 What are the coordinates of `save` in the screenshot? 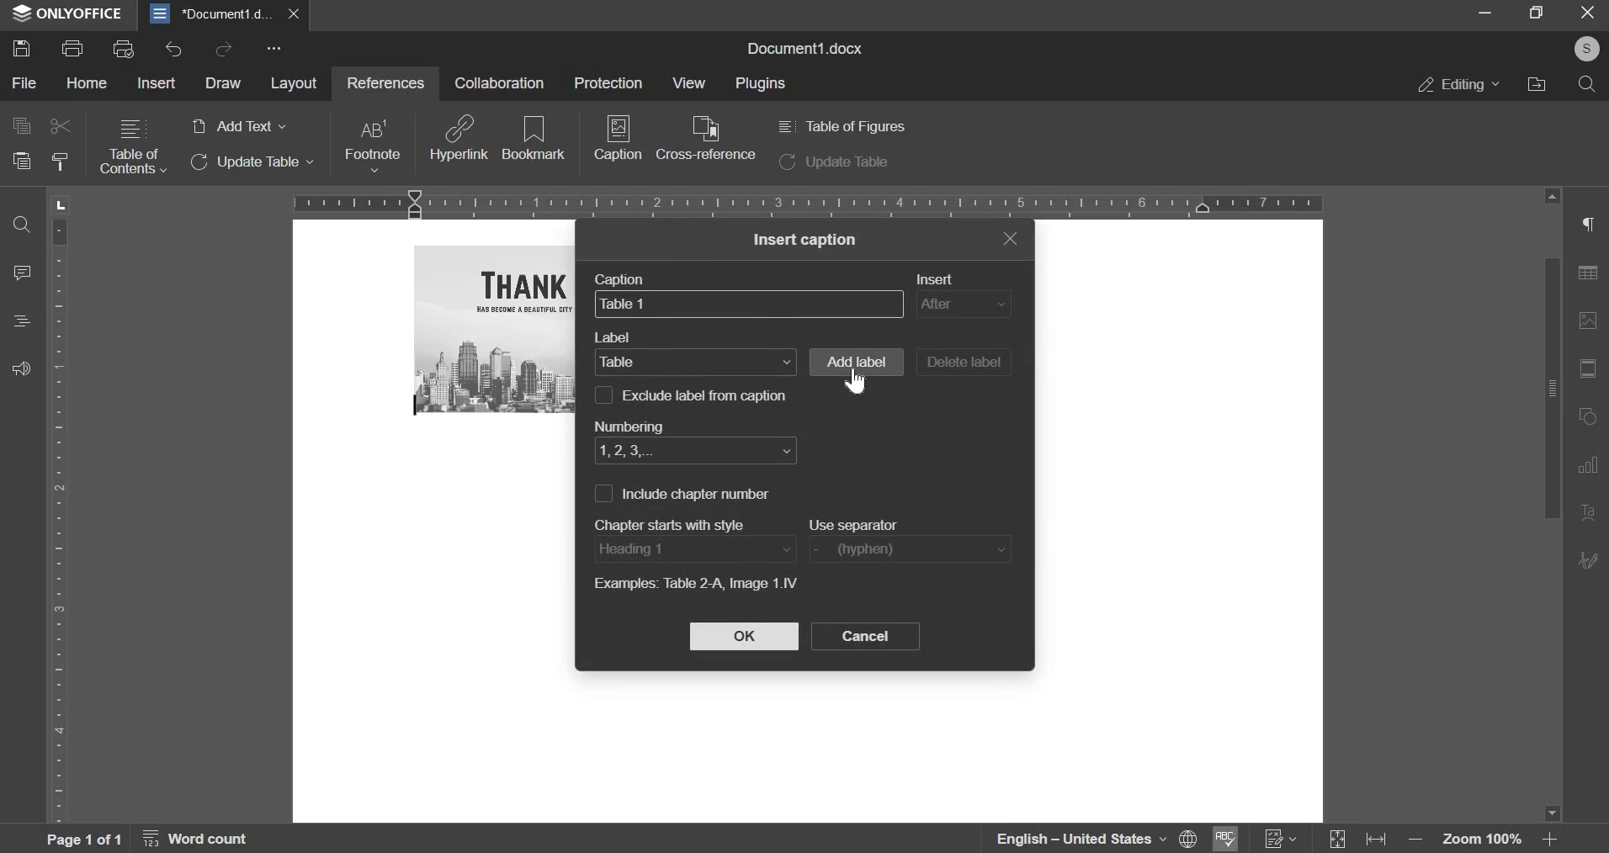 It's located at (20, 47).